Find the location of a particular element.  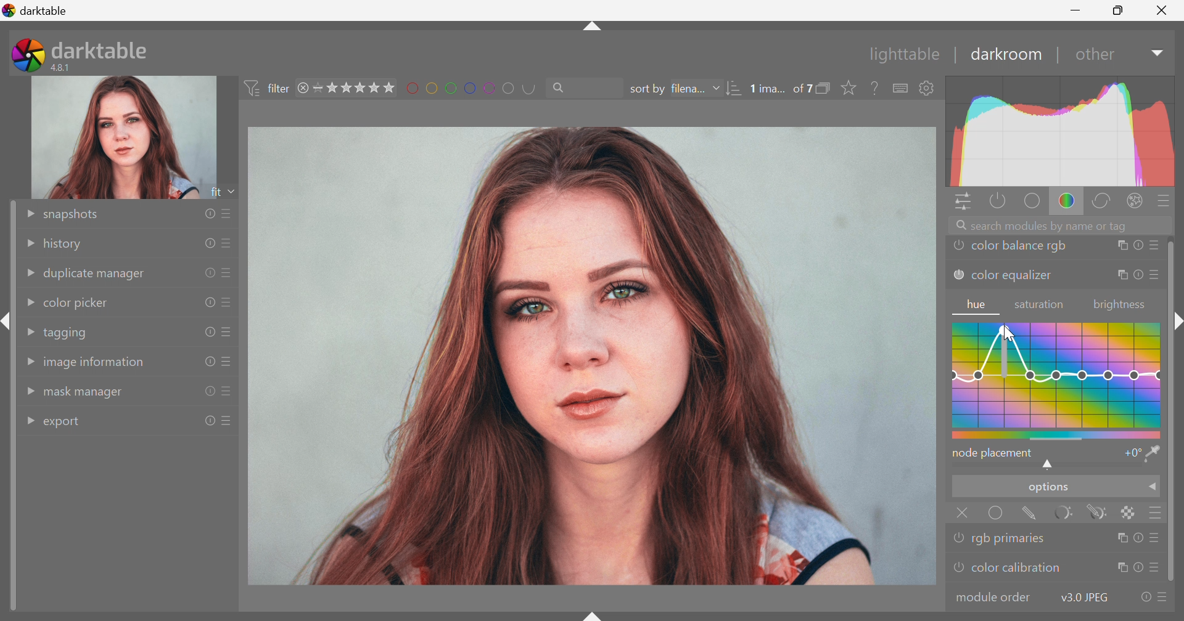

options is located at coordinates (1046, 489).